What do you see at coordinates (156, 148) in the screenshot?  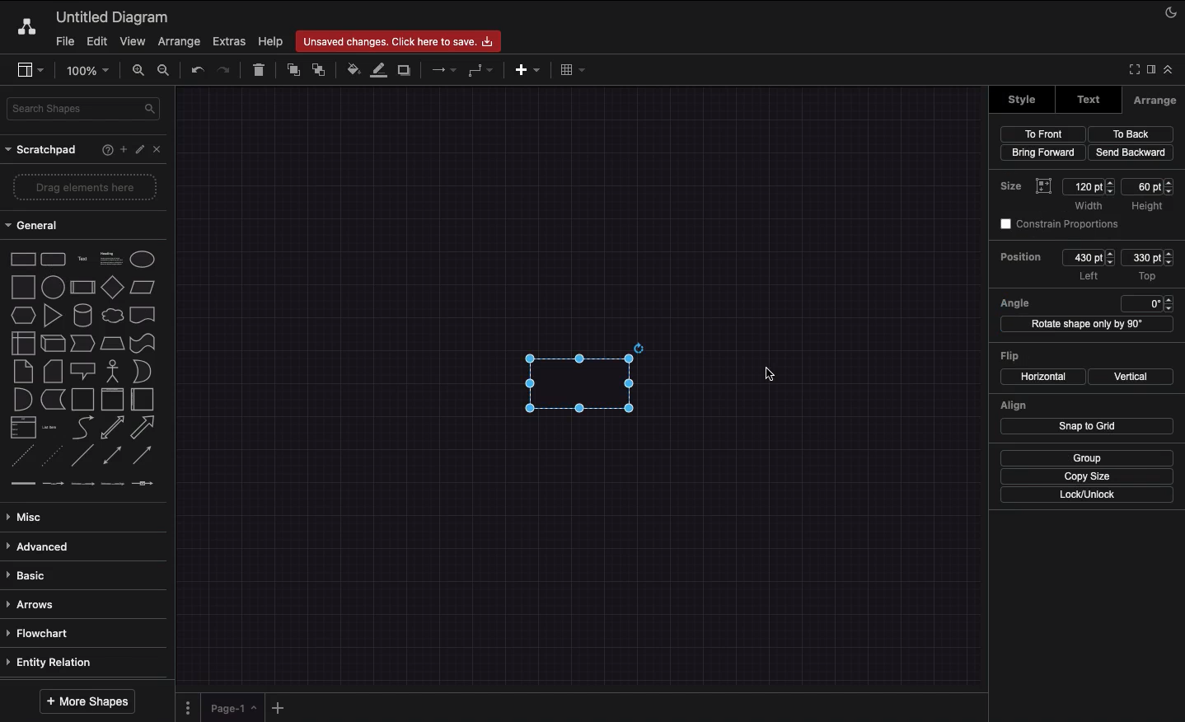 I see `Close` at bounding box center [156, 148].